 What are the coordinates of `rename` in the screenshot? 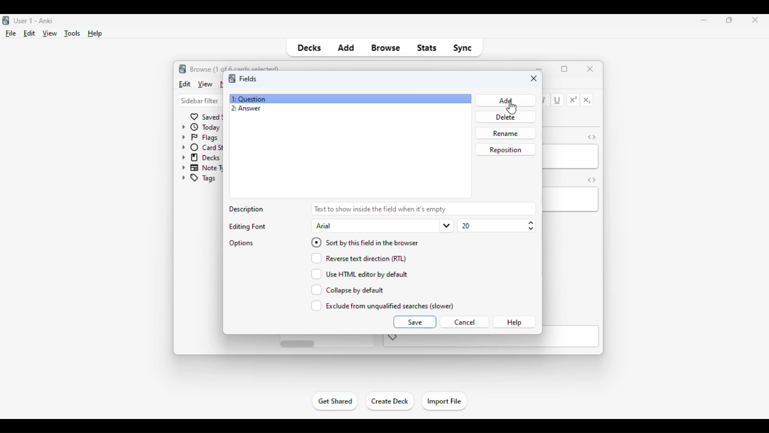 It's located at (505, 133).